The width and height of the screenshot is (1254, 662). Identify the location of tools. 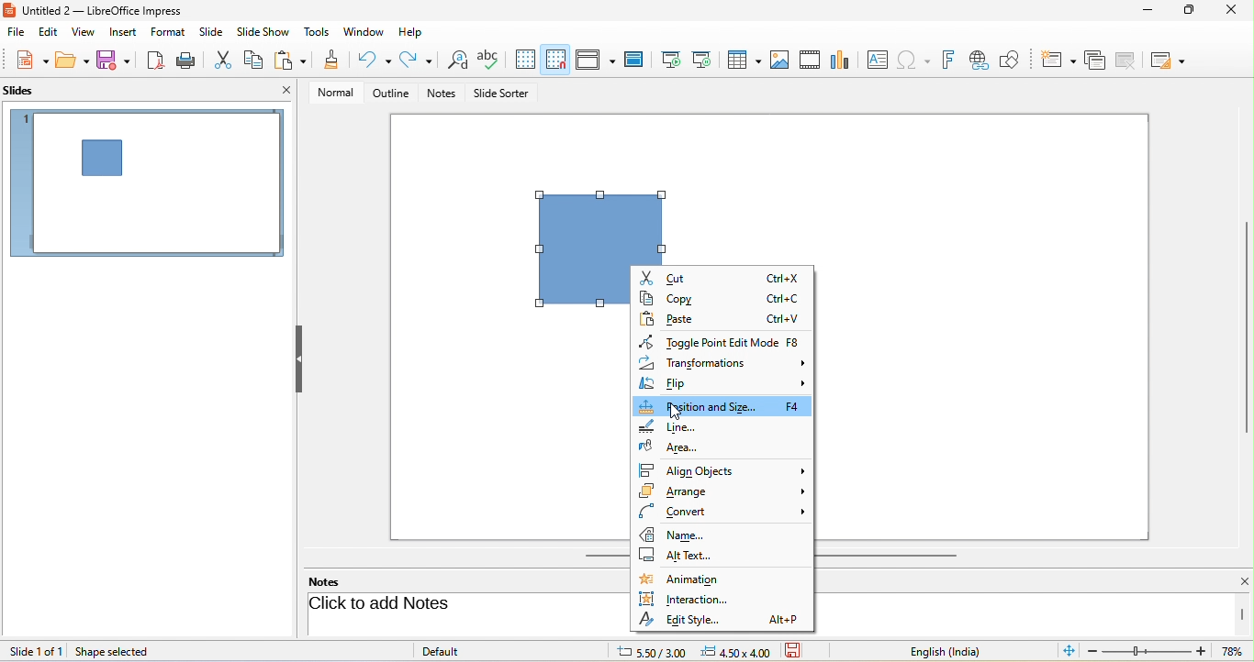
(318, 33).